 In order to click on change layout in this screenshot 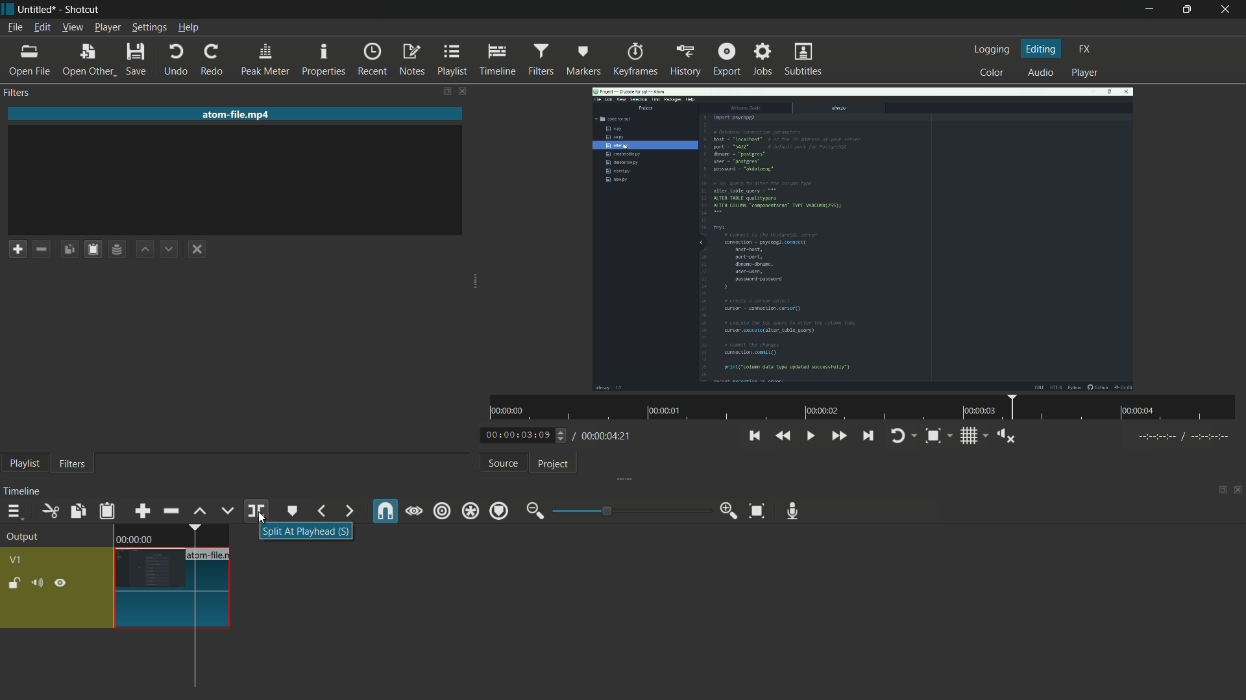, I will do `click(445, 91)`.